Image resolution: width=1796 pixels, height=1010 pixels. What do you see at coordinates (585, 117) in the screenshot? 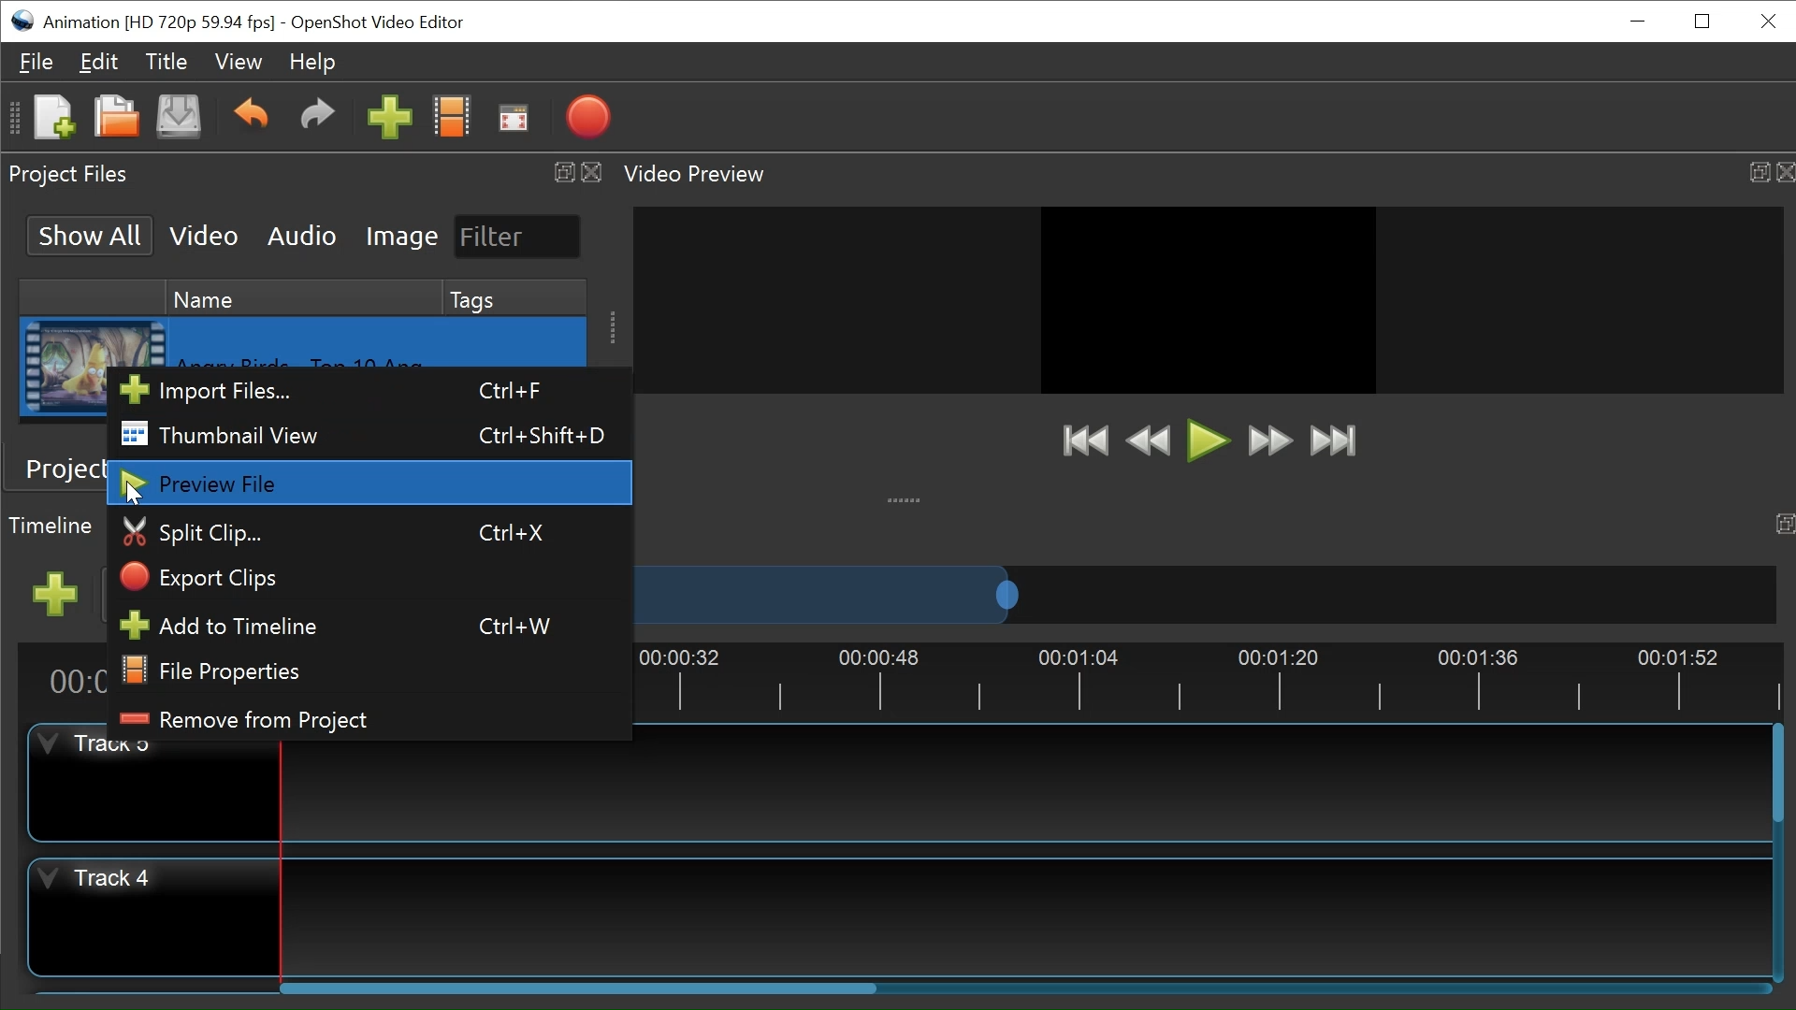
I see `Export Video` at bounding box center [585, 117].